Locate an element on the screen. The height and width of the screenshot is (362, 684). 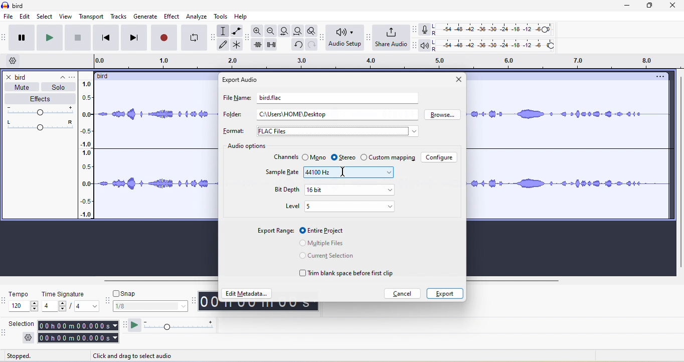
play at speed is located at coordinates (133, 326).